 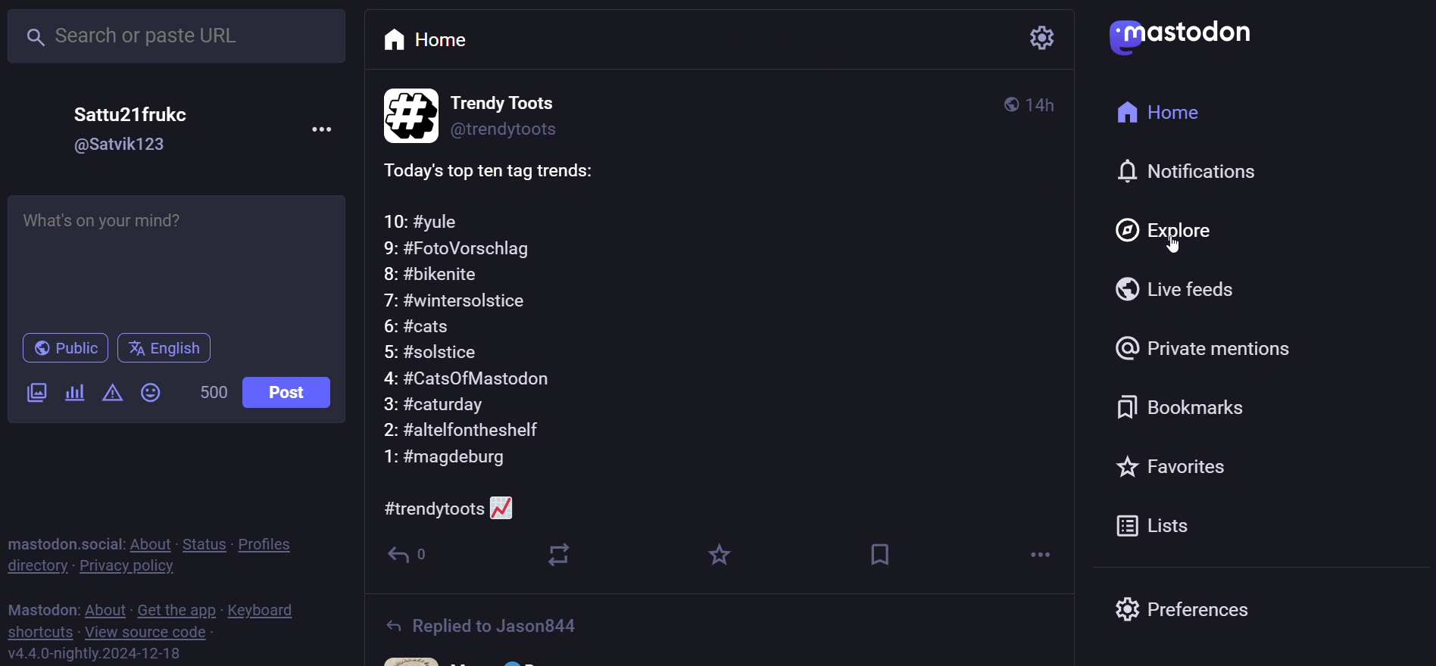 What do you see at coordinates (63, 349) in the screenshot?
I see `public` at bounding box center [63, 349].